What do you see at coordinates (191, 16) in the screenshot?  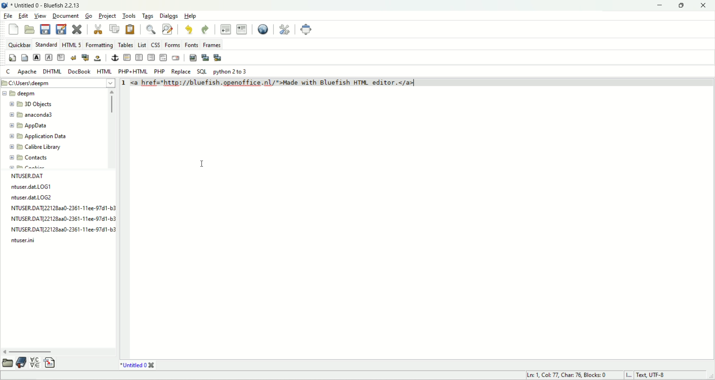 I see `help` at bounding box center [191, 16].